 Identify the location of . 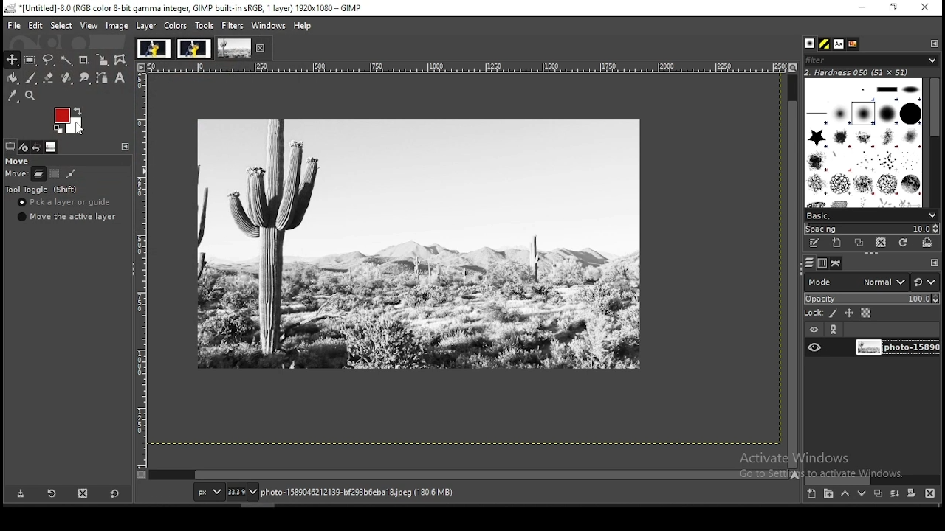
(372, 492).